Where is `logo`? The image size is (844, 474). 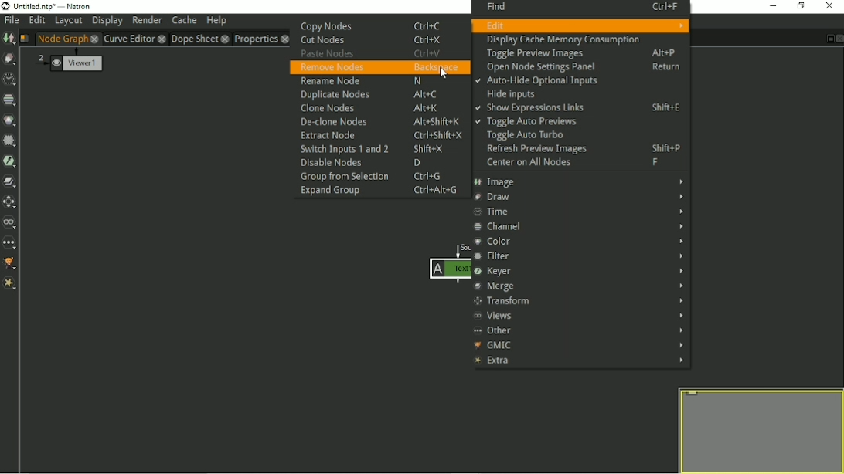 logo is located at coordinates (5, 7).